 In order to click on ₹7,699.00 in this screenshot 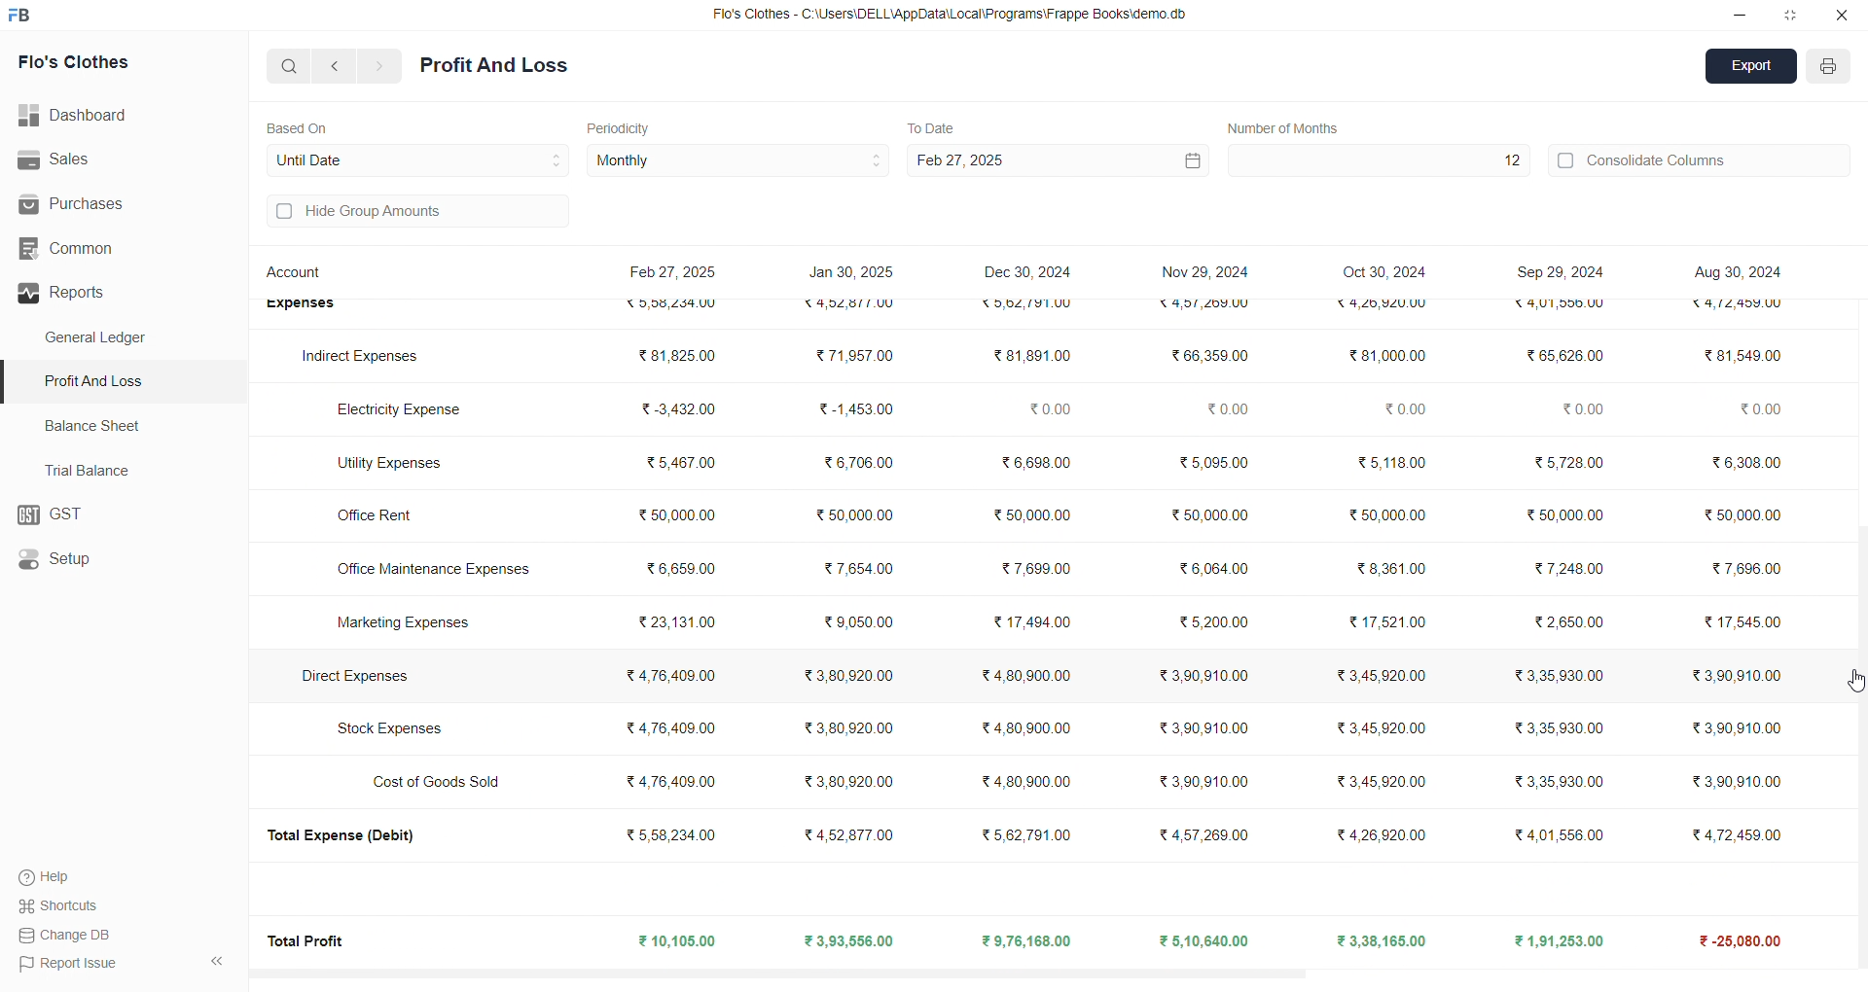, I will do `click(1032, 569)`.